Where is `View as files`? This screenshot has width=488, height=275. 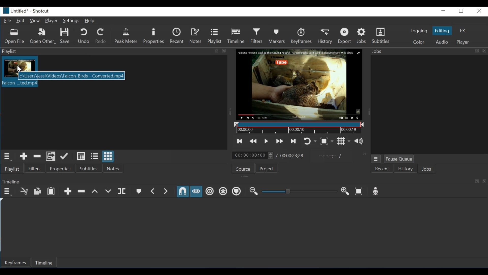
View as files is located at coordinates (94, 157).